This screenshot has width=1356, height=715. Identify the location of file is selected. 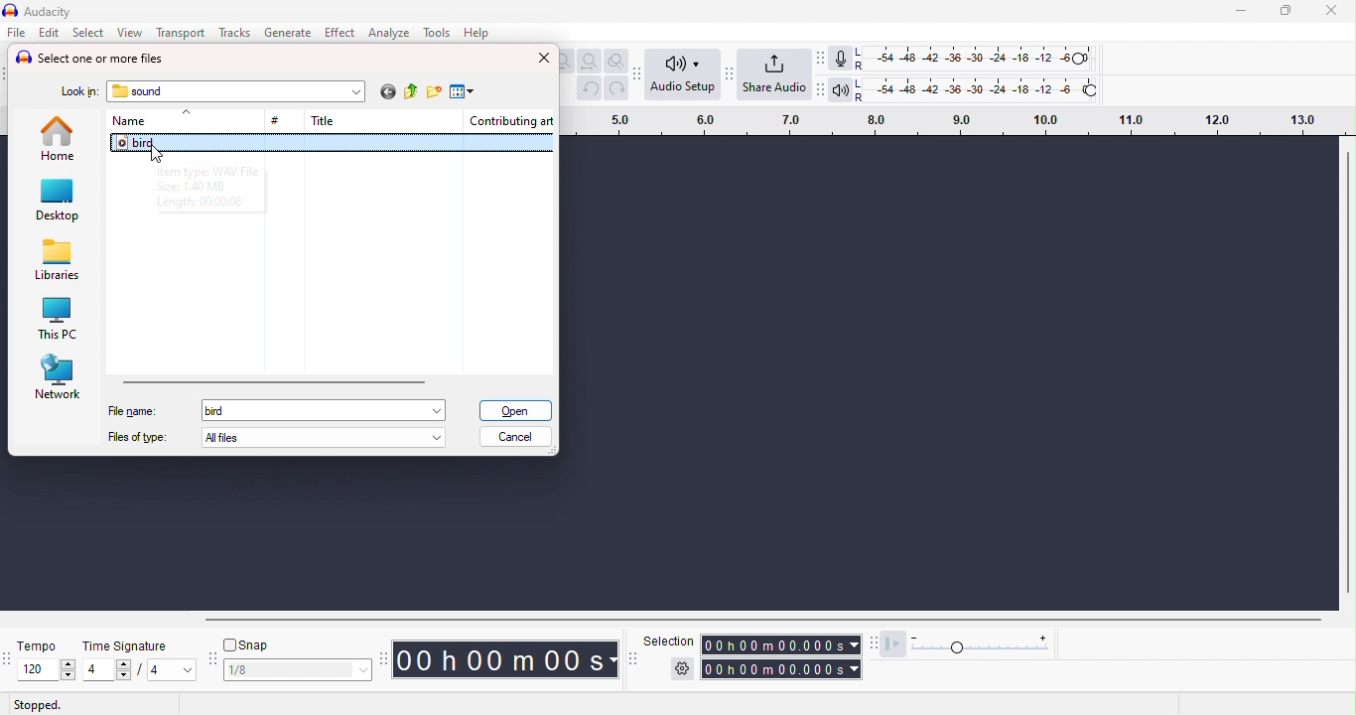
(333, 145).